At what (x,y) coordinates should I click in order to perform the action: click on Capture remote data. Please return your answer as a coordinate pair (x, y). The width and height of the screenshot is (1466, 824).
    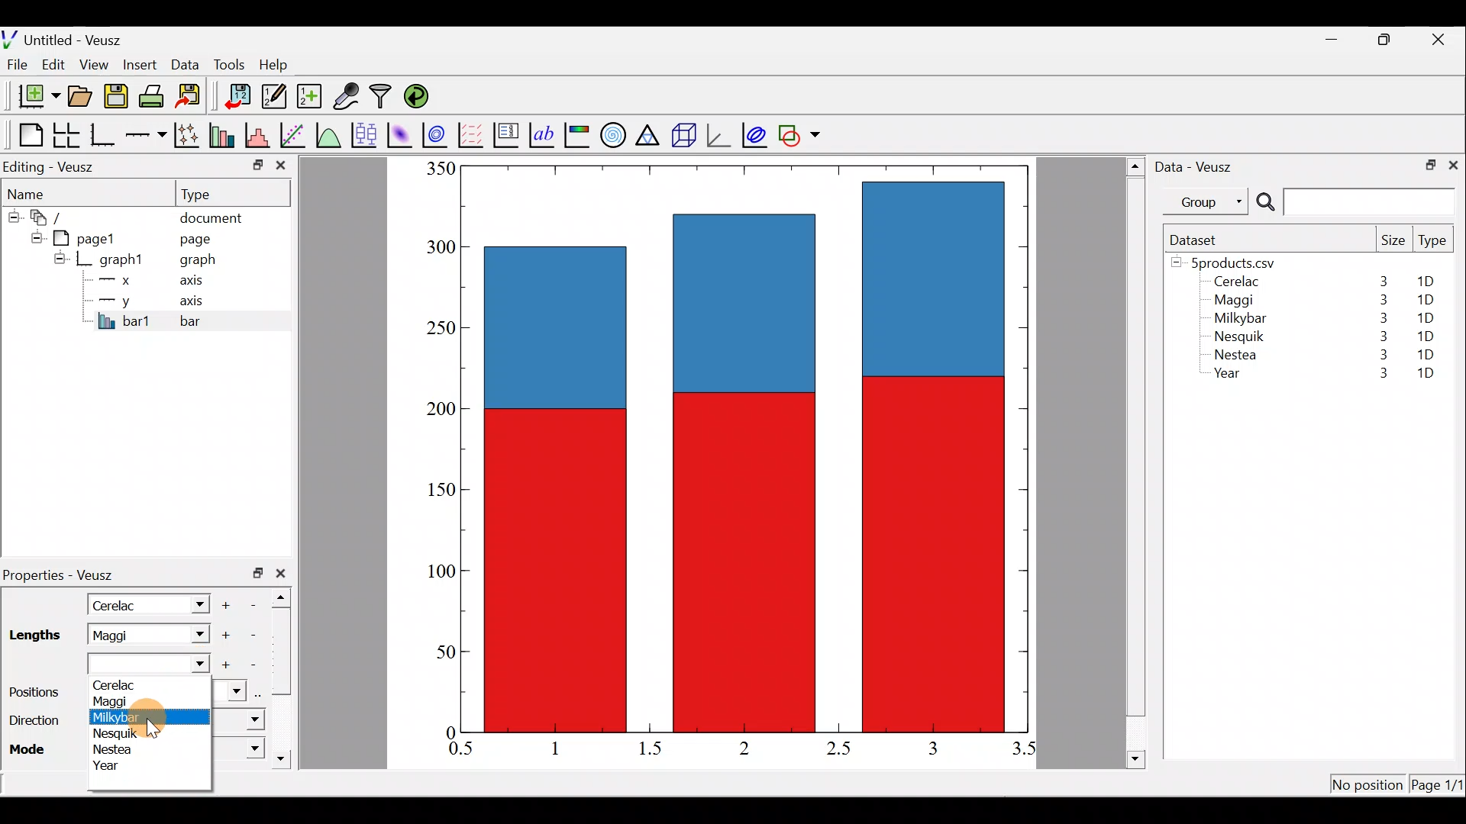
    Looking at the image, I should click on (347, 97).